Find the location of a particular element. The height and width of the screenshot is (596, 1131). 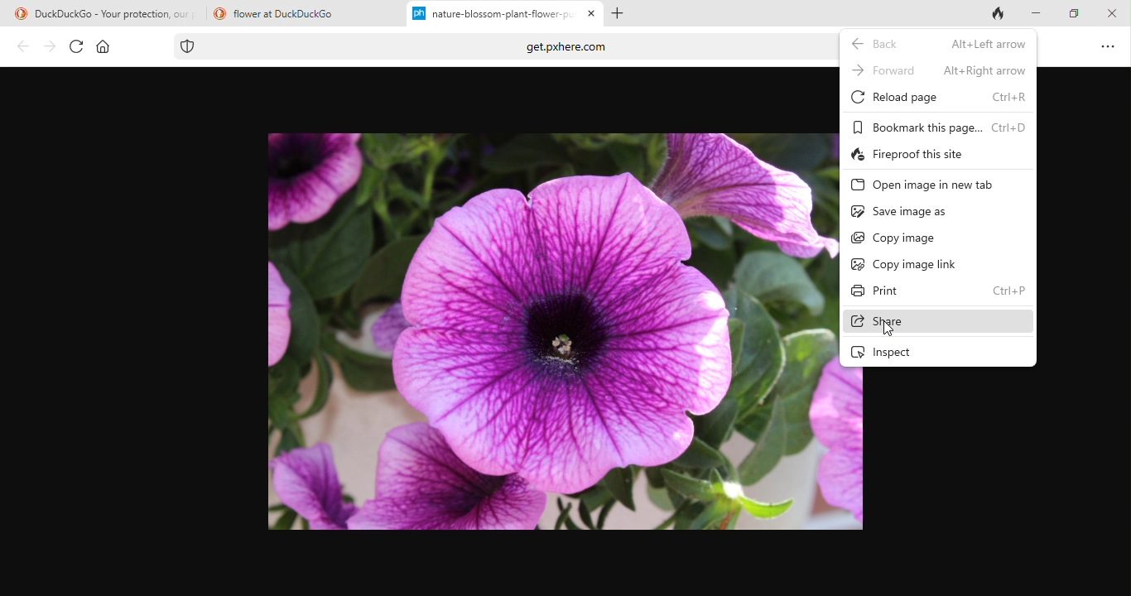

tracking is located at coordinates (191, 46).